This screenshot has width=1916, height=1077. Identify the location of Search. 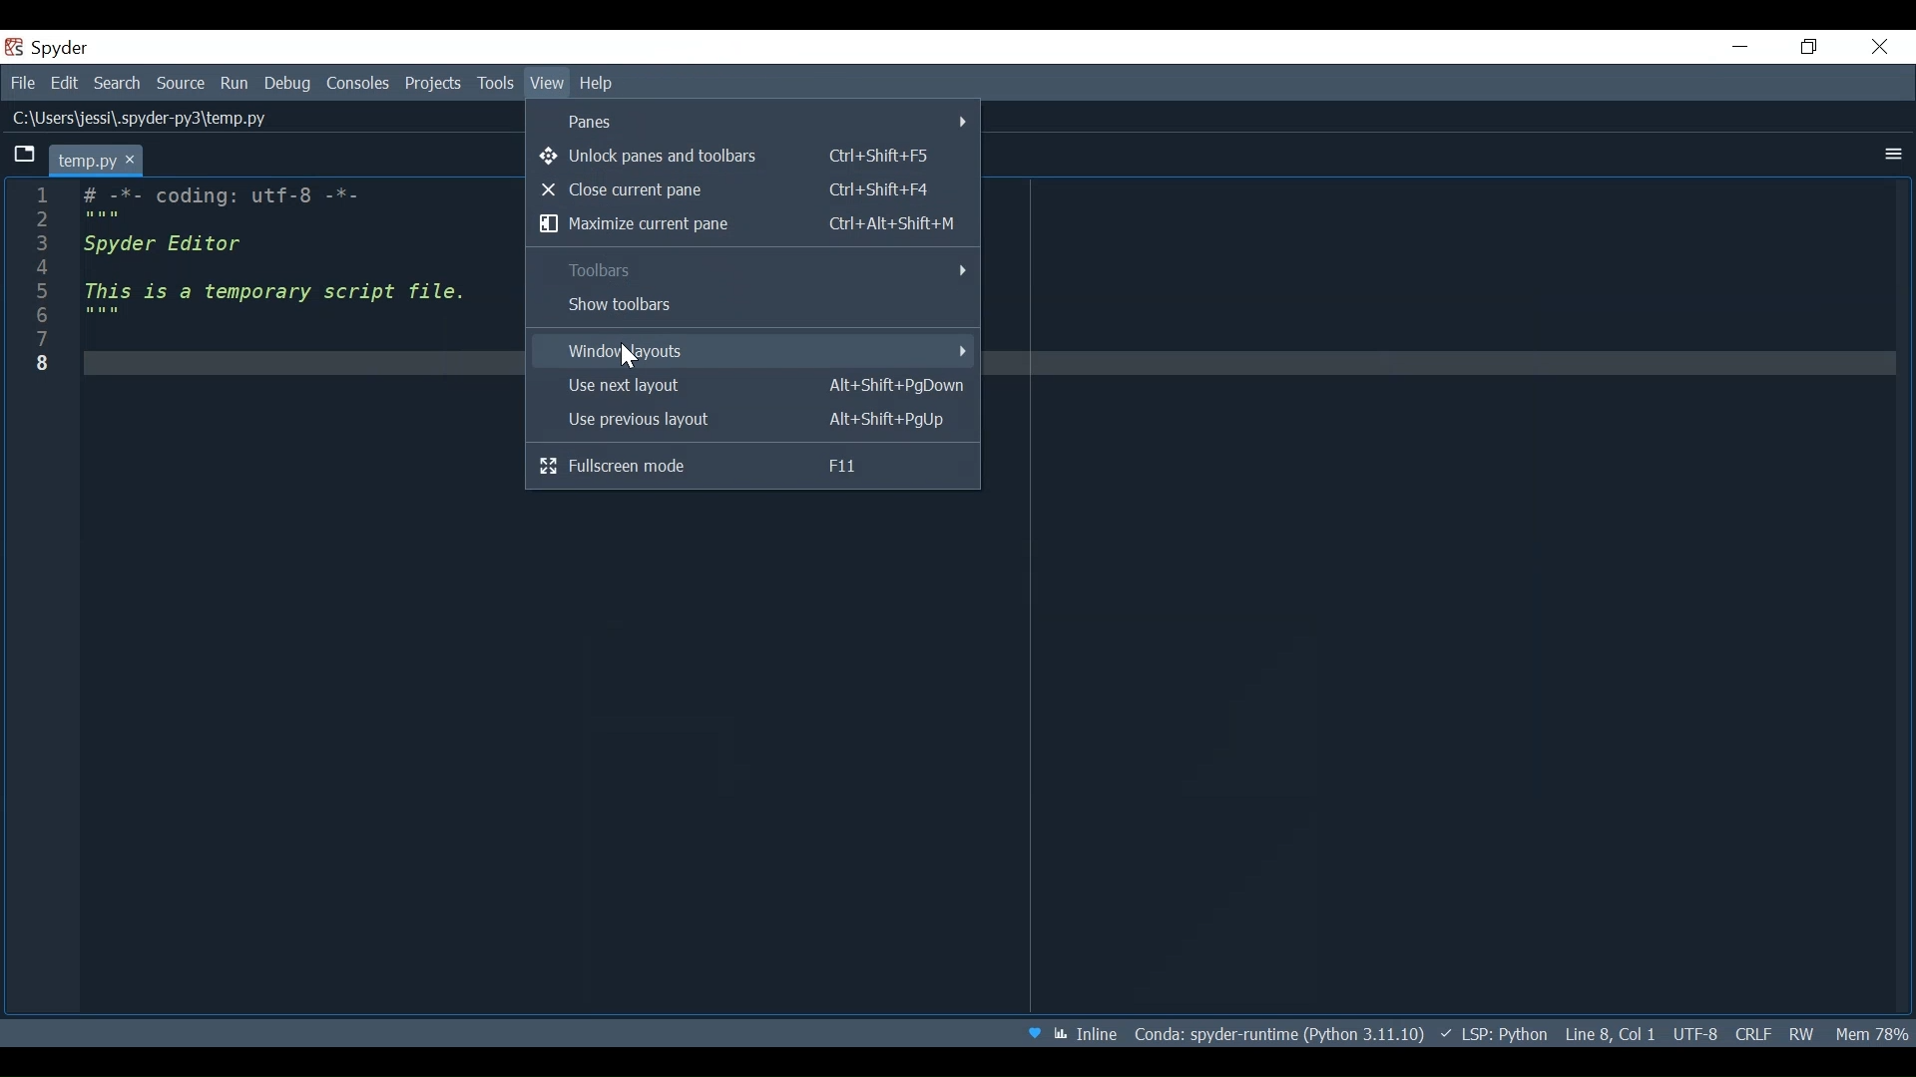
(118, 85).